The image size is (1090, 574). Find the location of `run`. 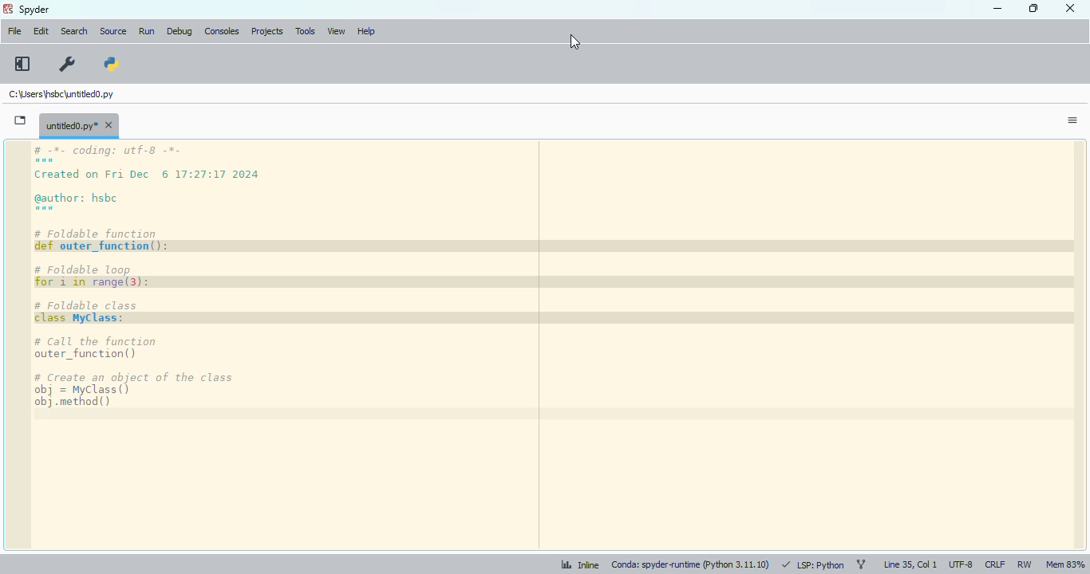

run is located at coordinates (147, 32).